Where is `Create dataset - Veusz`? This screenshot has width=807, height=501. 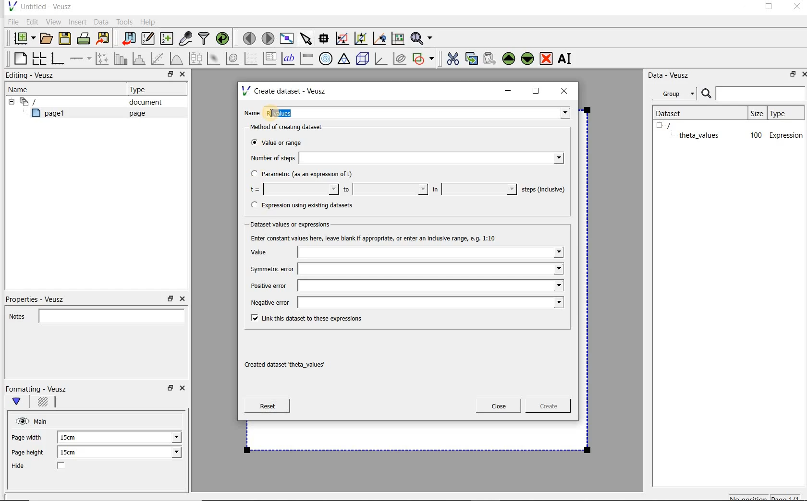 Create dataset - Veusz is located at coordinates (285, 91).